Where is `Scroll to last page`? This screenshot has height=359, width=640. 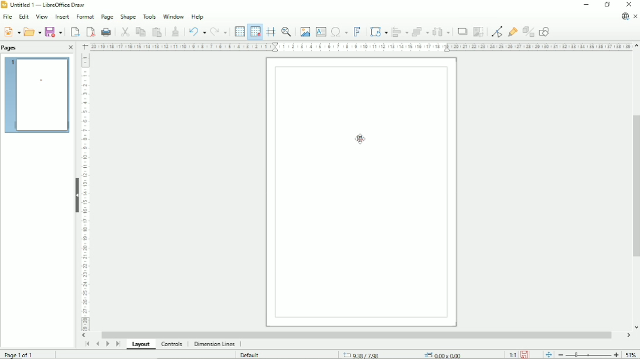 Scroll to last page is located at coordinates (118, 344).